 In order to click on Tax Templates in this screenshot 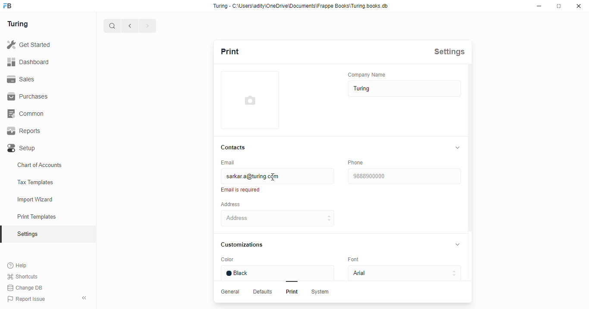, I will do `click(47, 182)`.